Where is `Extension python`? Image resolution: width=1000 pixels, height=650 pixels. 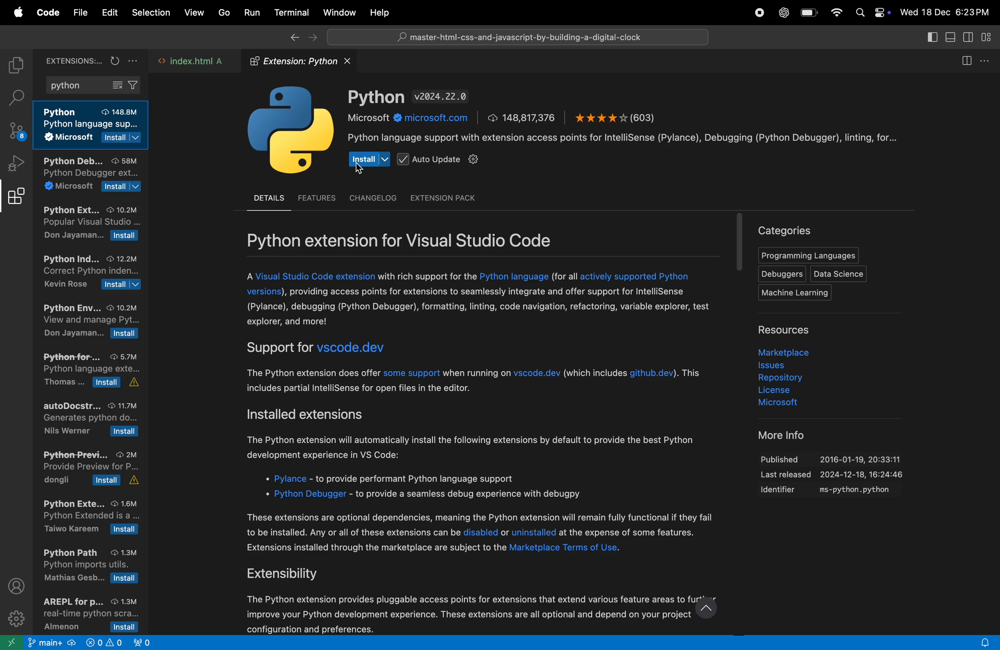 Extension python is located at coordinates (304, 61).